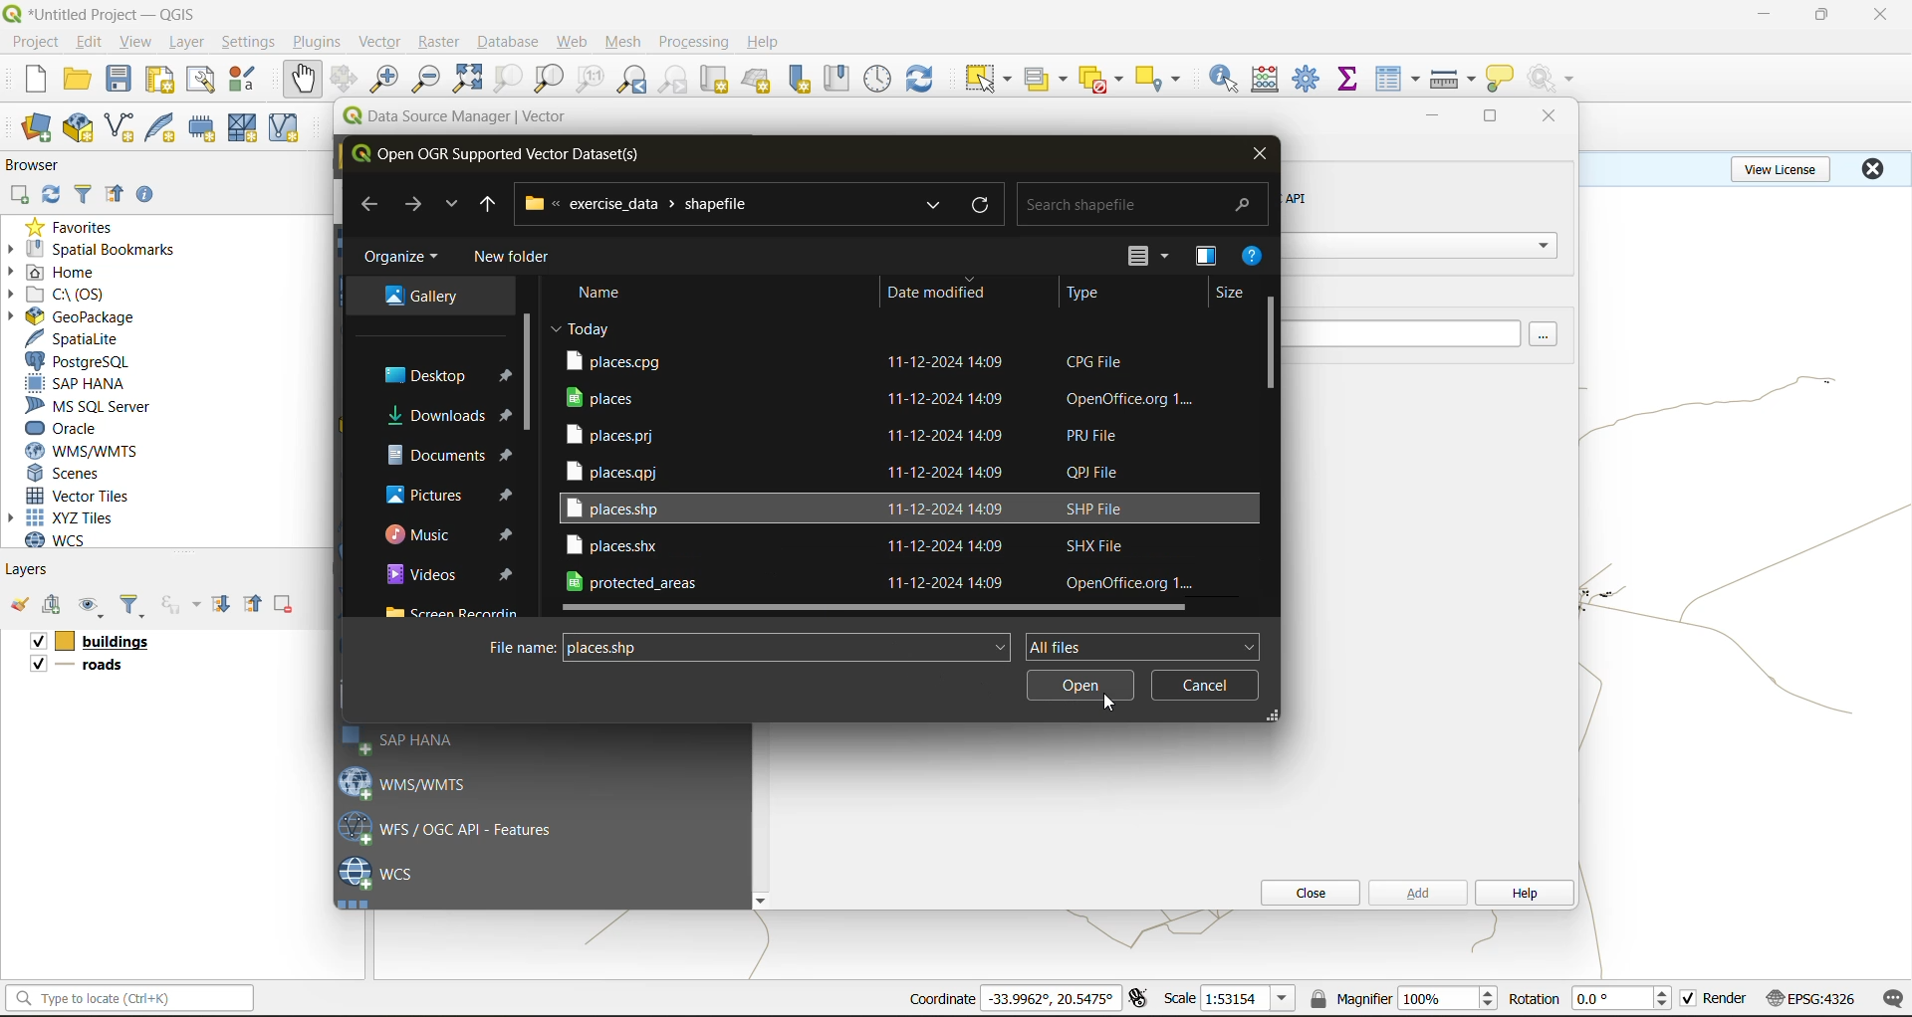 The height and width of the screenshot is (1017, 1912). Describe the element at coordinates (985, 80) in the screenshot. I see `select` at that location.